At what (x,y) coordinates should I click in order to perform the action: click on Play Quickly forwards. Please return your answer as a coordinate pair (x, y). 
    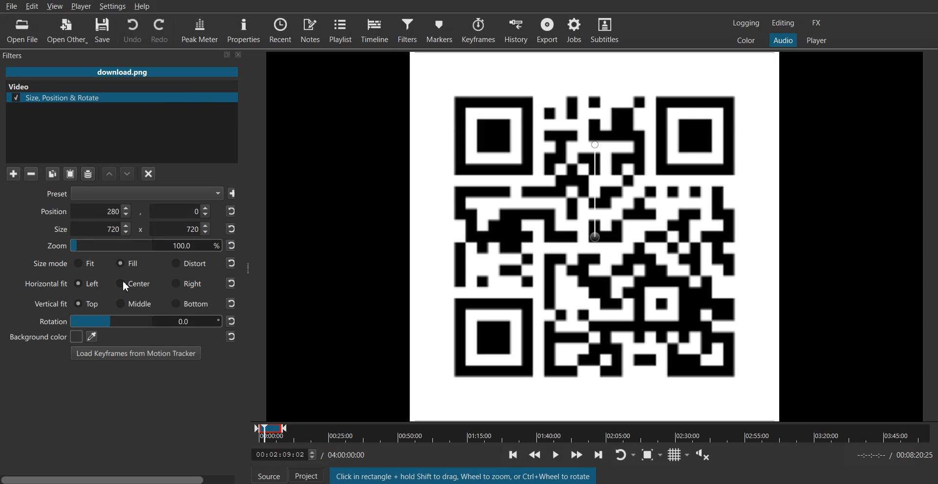
    Looking at the image, I should click on (577, 456).